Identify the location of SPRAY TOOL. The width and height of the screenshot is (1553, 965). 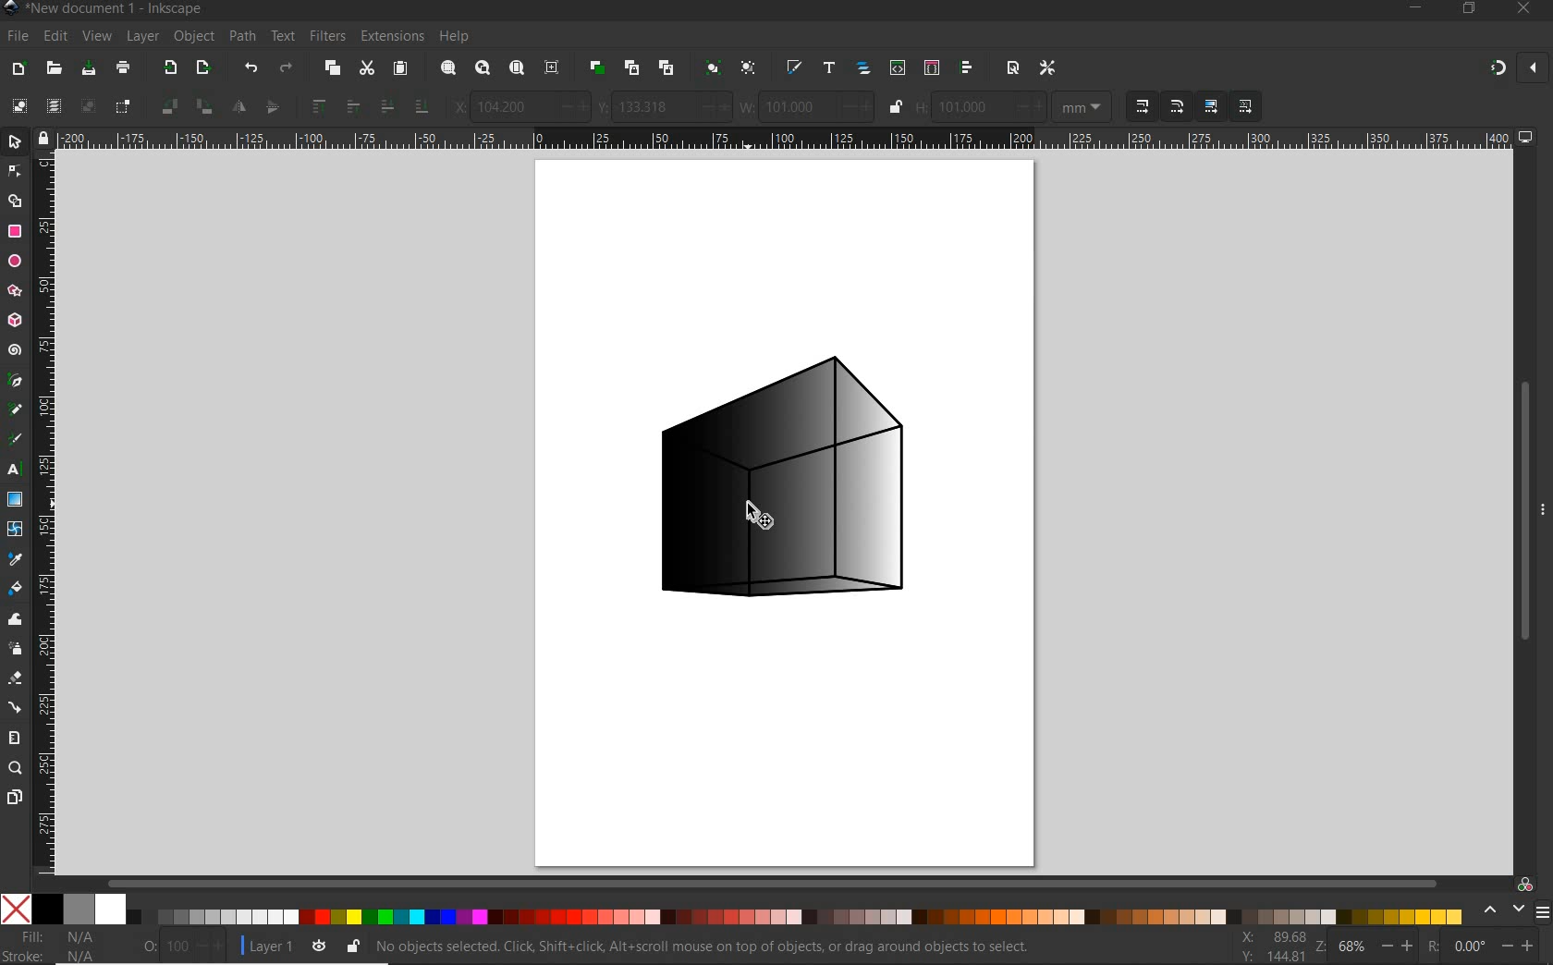
(18, 650).